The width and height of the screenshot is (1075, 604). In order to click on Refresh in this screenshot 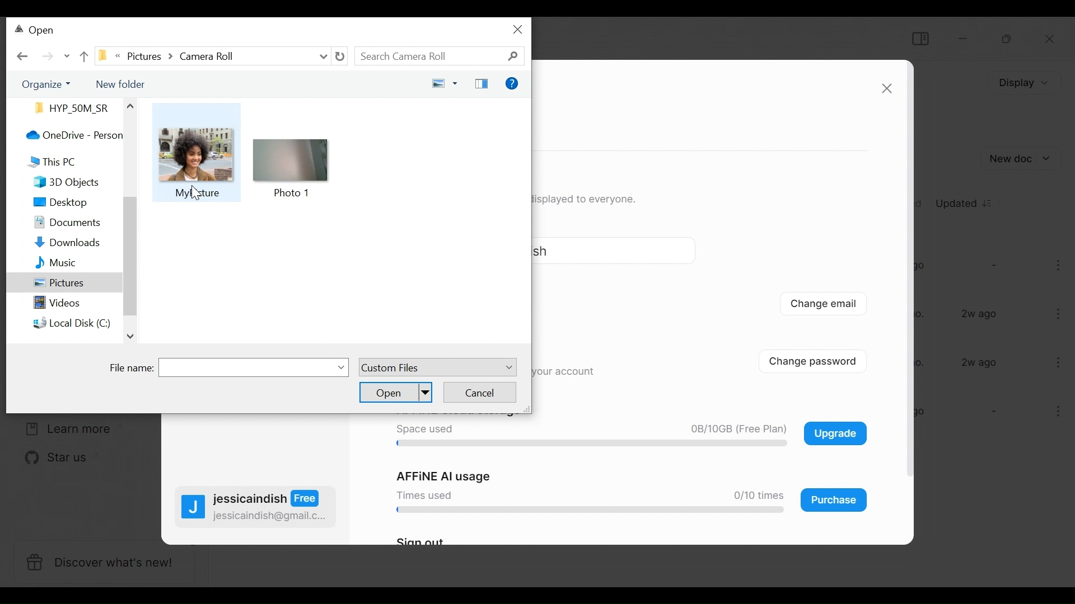, I will do `click(340, 56)`.